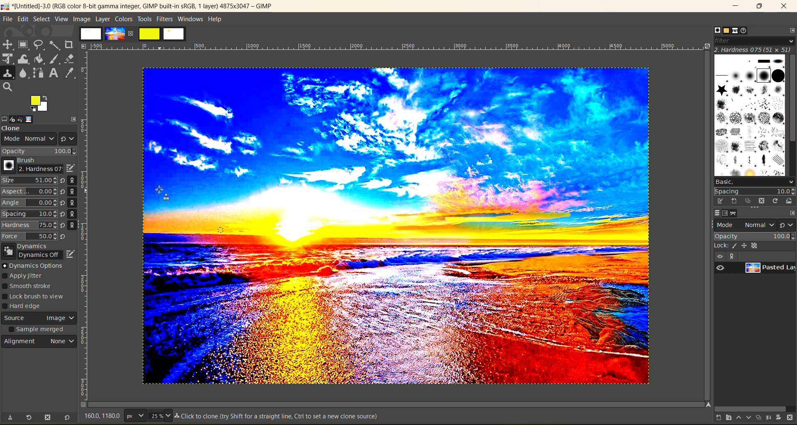  Describe the element at coordinates (39, 151) in the screenshot. I see `opacity` at that location.